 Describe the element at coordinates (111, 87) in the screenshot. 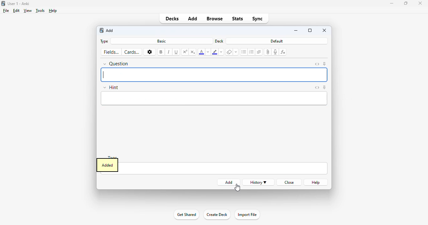

I see `hint` at that location.